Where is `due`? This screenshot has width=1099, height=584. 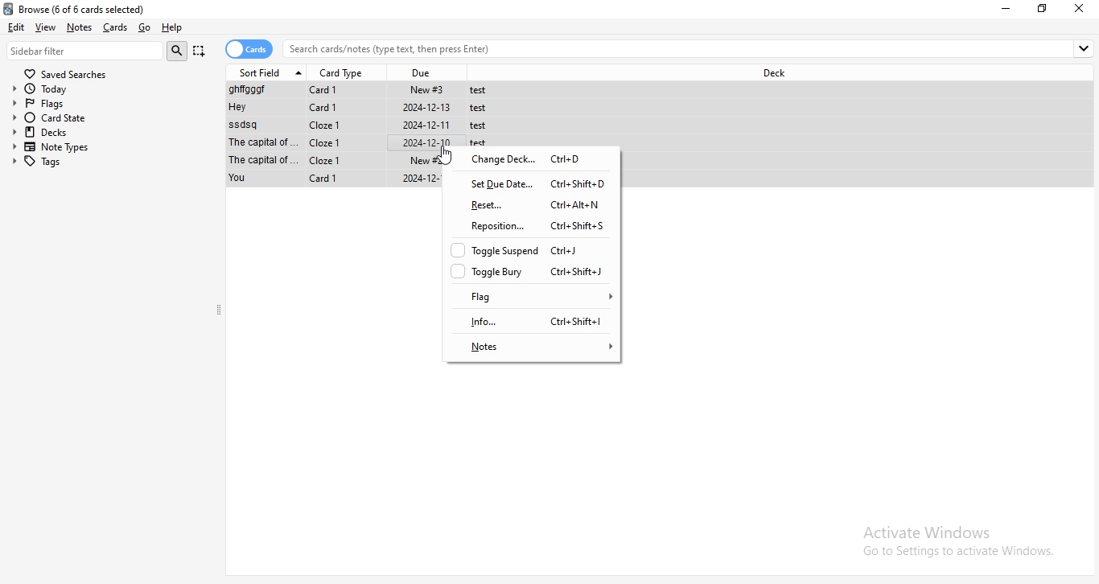 due is located at coordinates (426, 71).